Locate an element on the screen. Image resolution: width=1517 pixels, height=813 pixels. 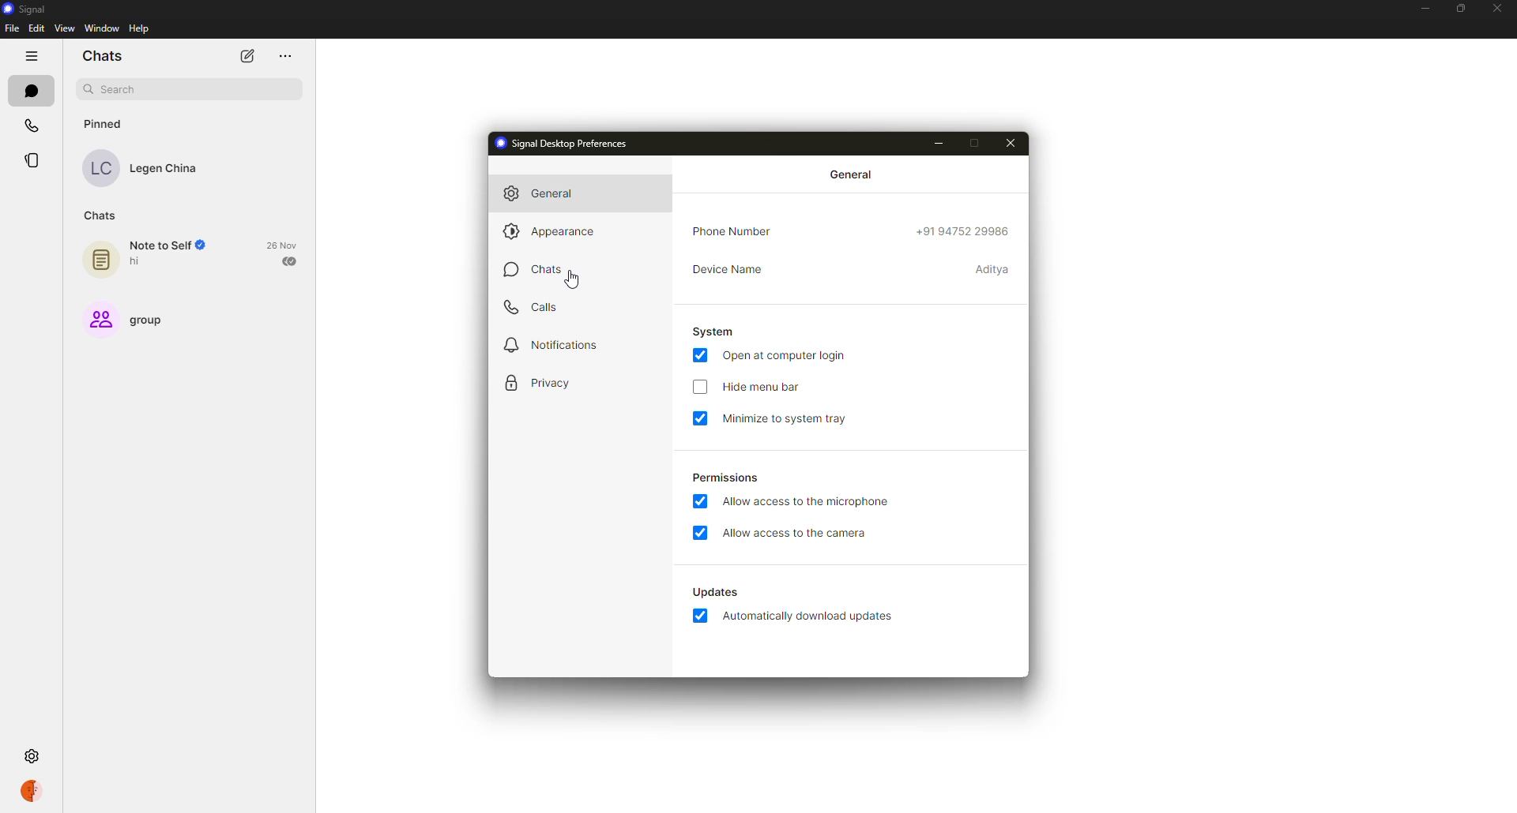
general is located at coordinates (855, 176).